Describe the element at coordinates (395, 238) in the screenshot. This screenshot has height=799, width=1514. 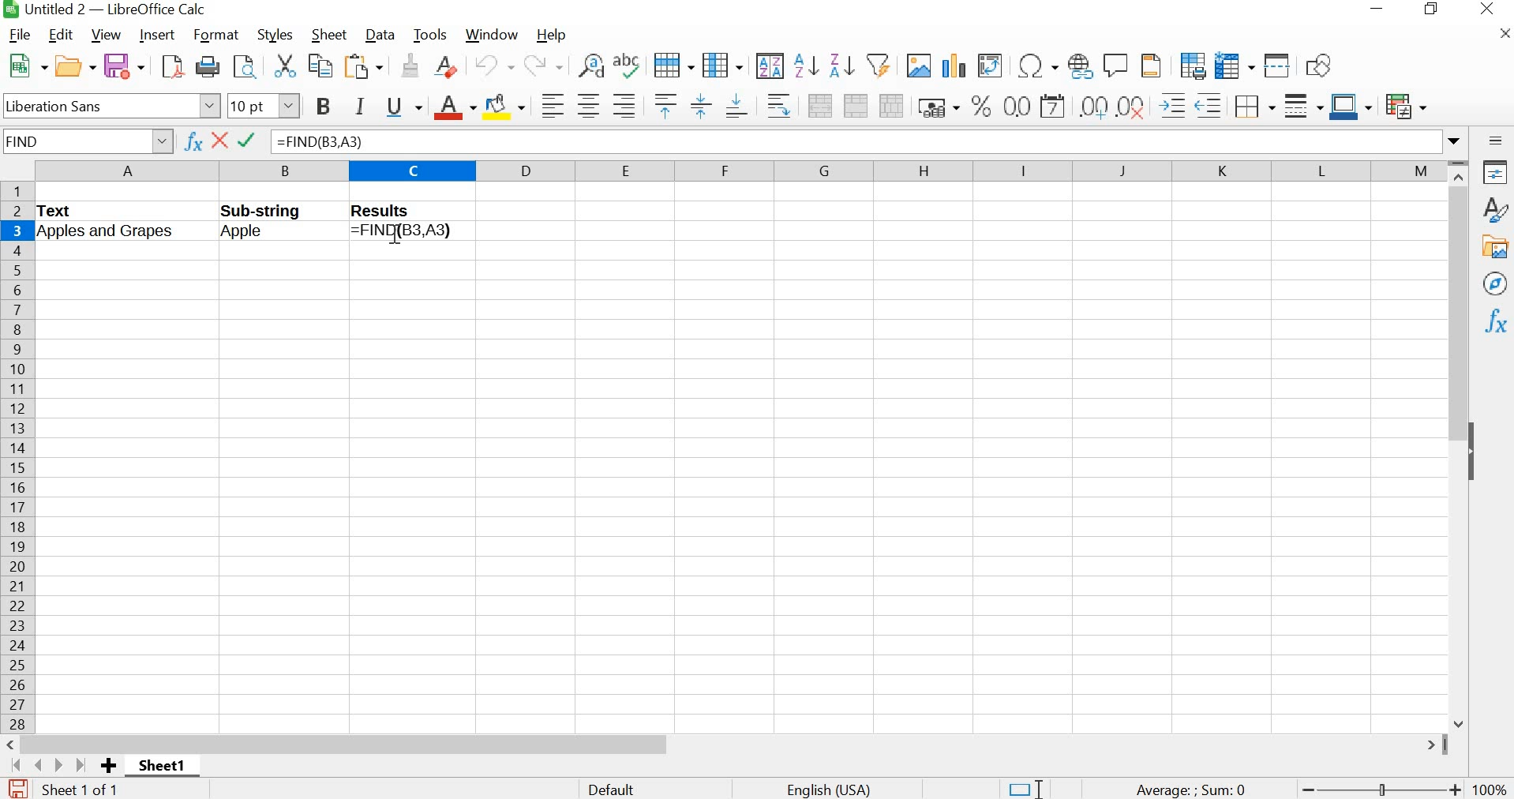
I see `cursor position` at that location.